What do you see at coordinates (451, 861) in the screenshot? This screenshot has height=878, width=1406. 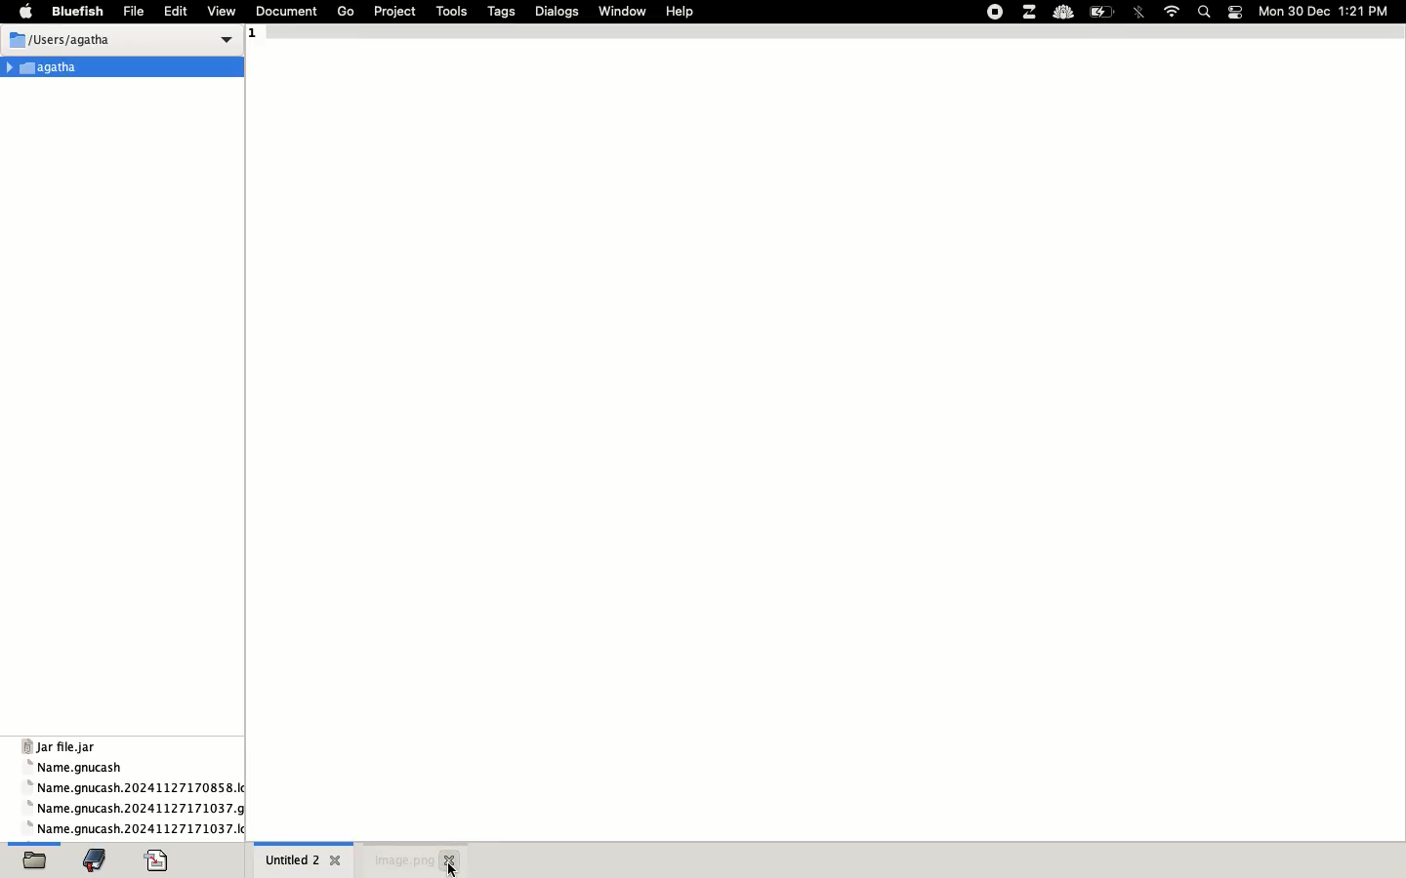 I see `close` at bounding box center [451, 861].